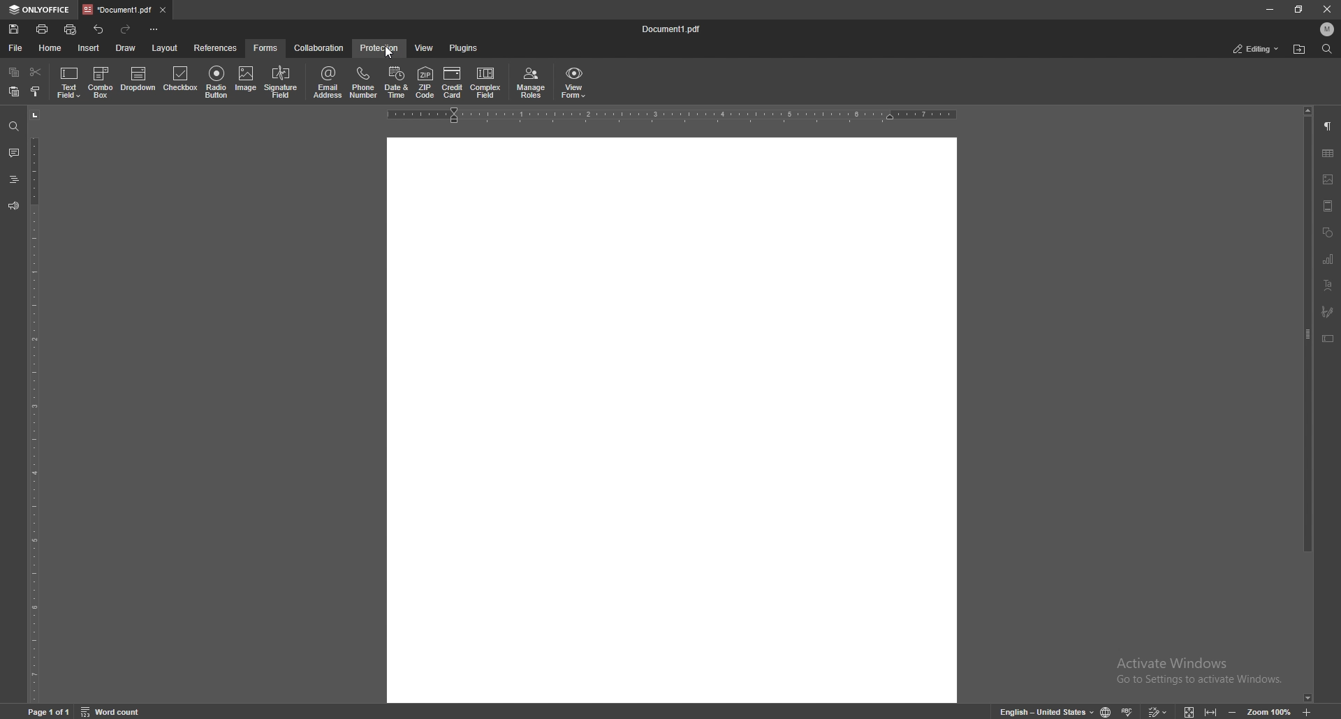 This screenshot has width=1341, height=719. Describe the element at coordinates (154, 29) in the screenshot. I see `customize toolbar` at that location.